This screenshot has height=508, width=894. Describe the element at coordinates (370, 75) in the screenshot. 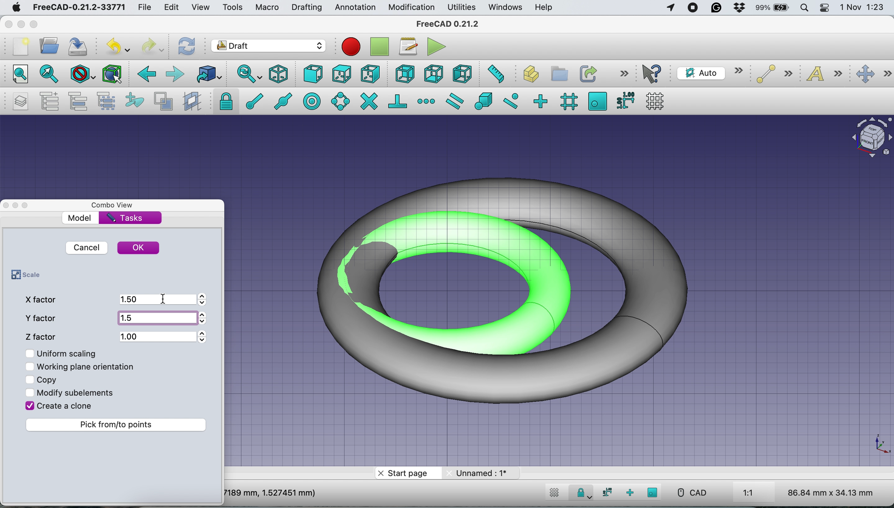

I see `right` at that location.